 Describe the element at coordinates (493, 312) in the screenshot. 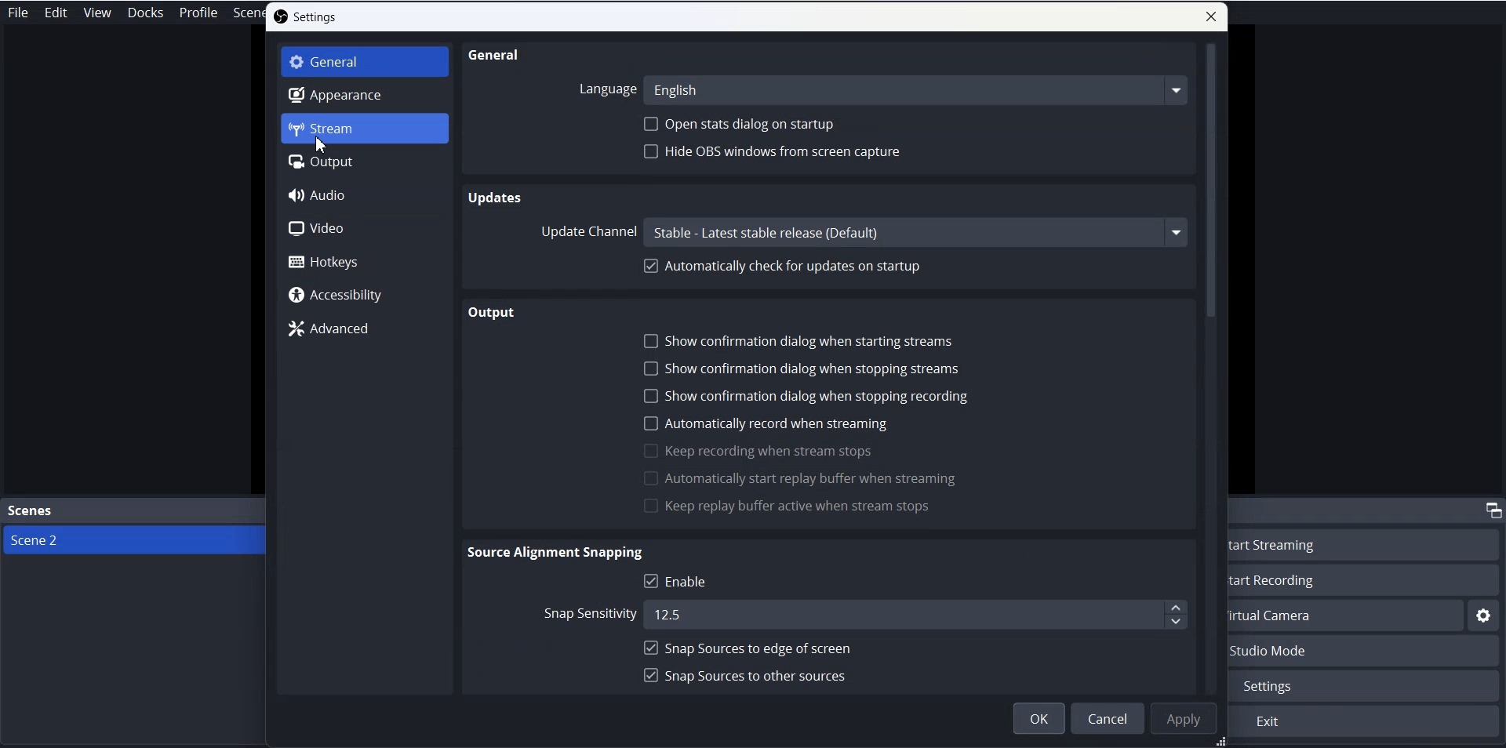

I see `Output` at that location.